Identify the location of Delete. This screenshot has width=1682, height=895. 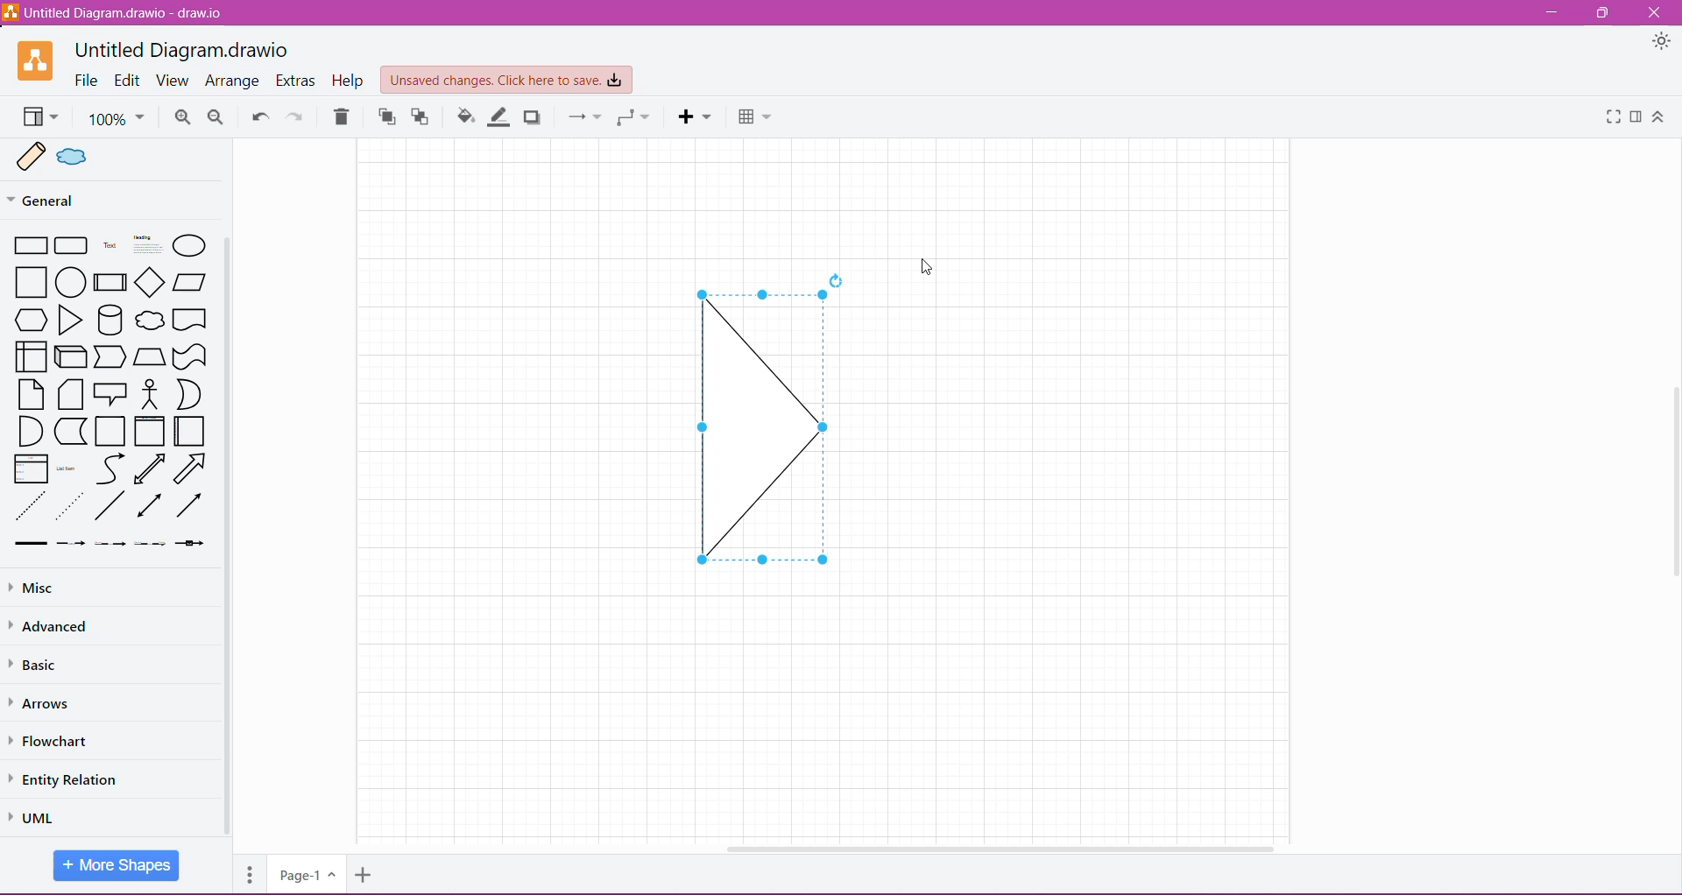
(343, 117).